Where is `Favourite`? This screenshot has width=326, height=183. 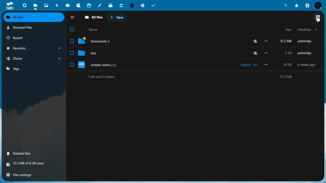 Favourite is located at coordinates (34, 48).